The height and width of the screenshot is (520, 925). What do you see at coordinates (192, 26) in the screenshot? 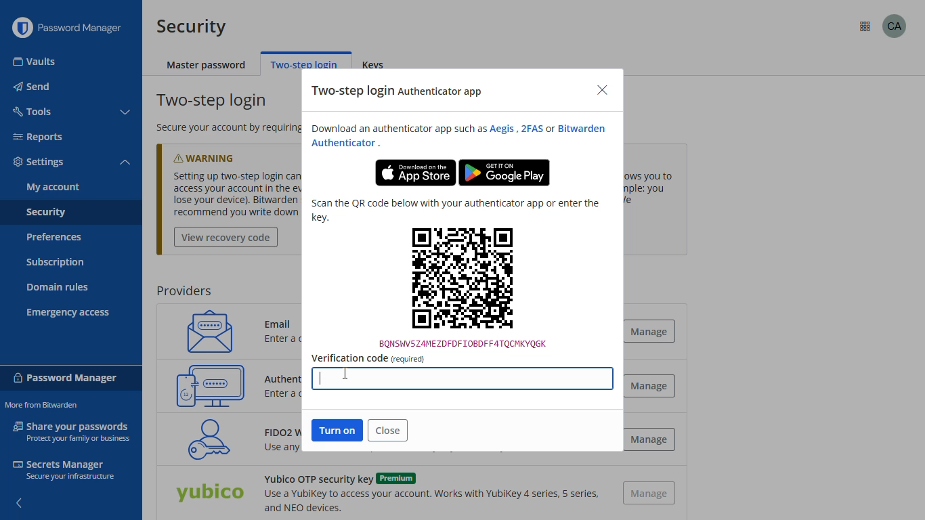
I see `security` at bounding box center [192, 26].